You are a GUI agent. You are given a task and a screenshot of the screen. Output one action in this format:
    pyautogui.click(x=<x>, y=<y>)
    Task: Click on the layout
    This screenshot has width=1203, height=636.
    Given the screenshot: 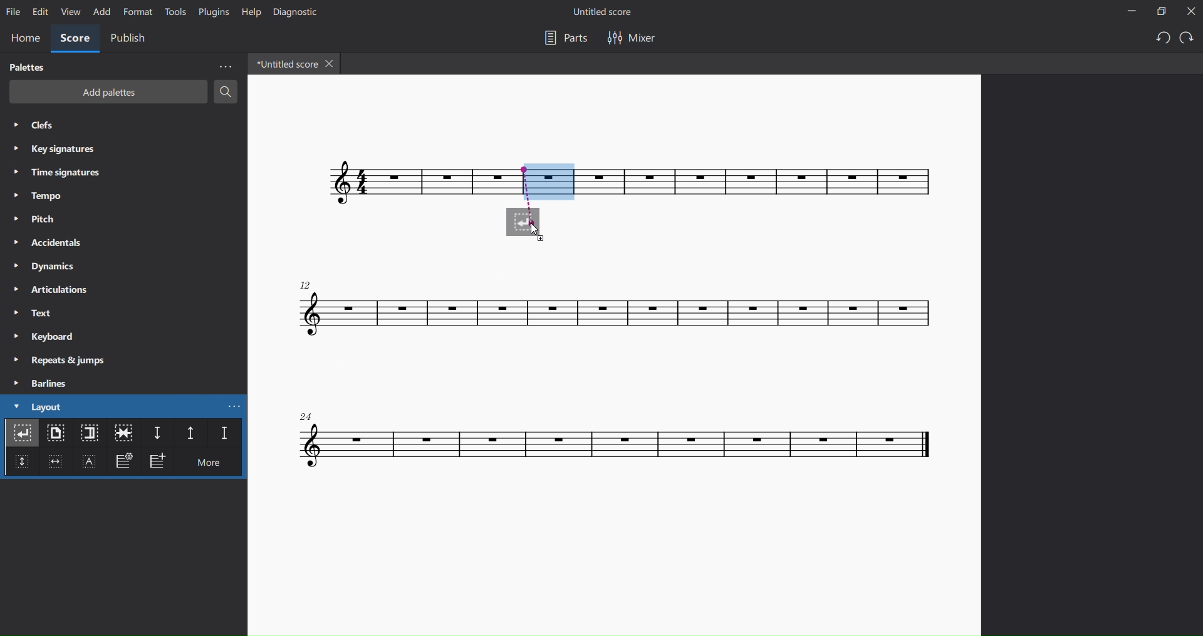 What is the action you would take?
    pyautogui.click(x=37, y=407)
    